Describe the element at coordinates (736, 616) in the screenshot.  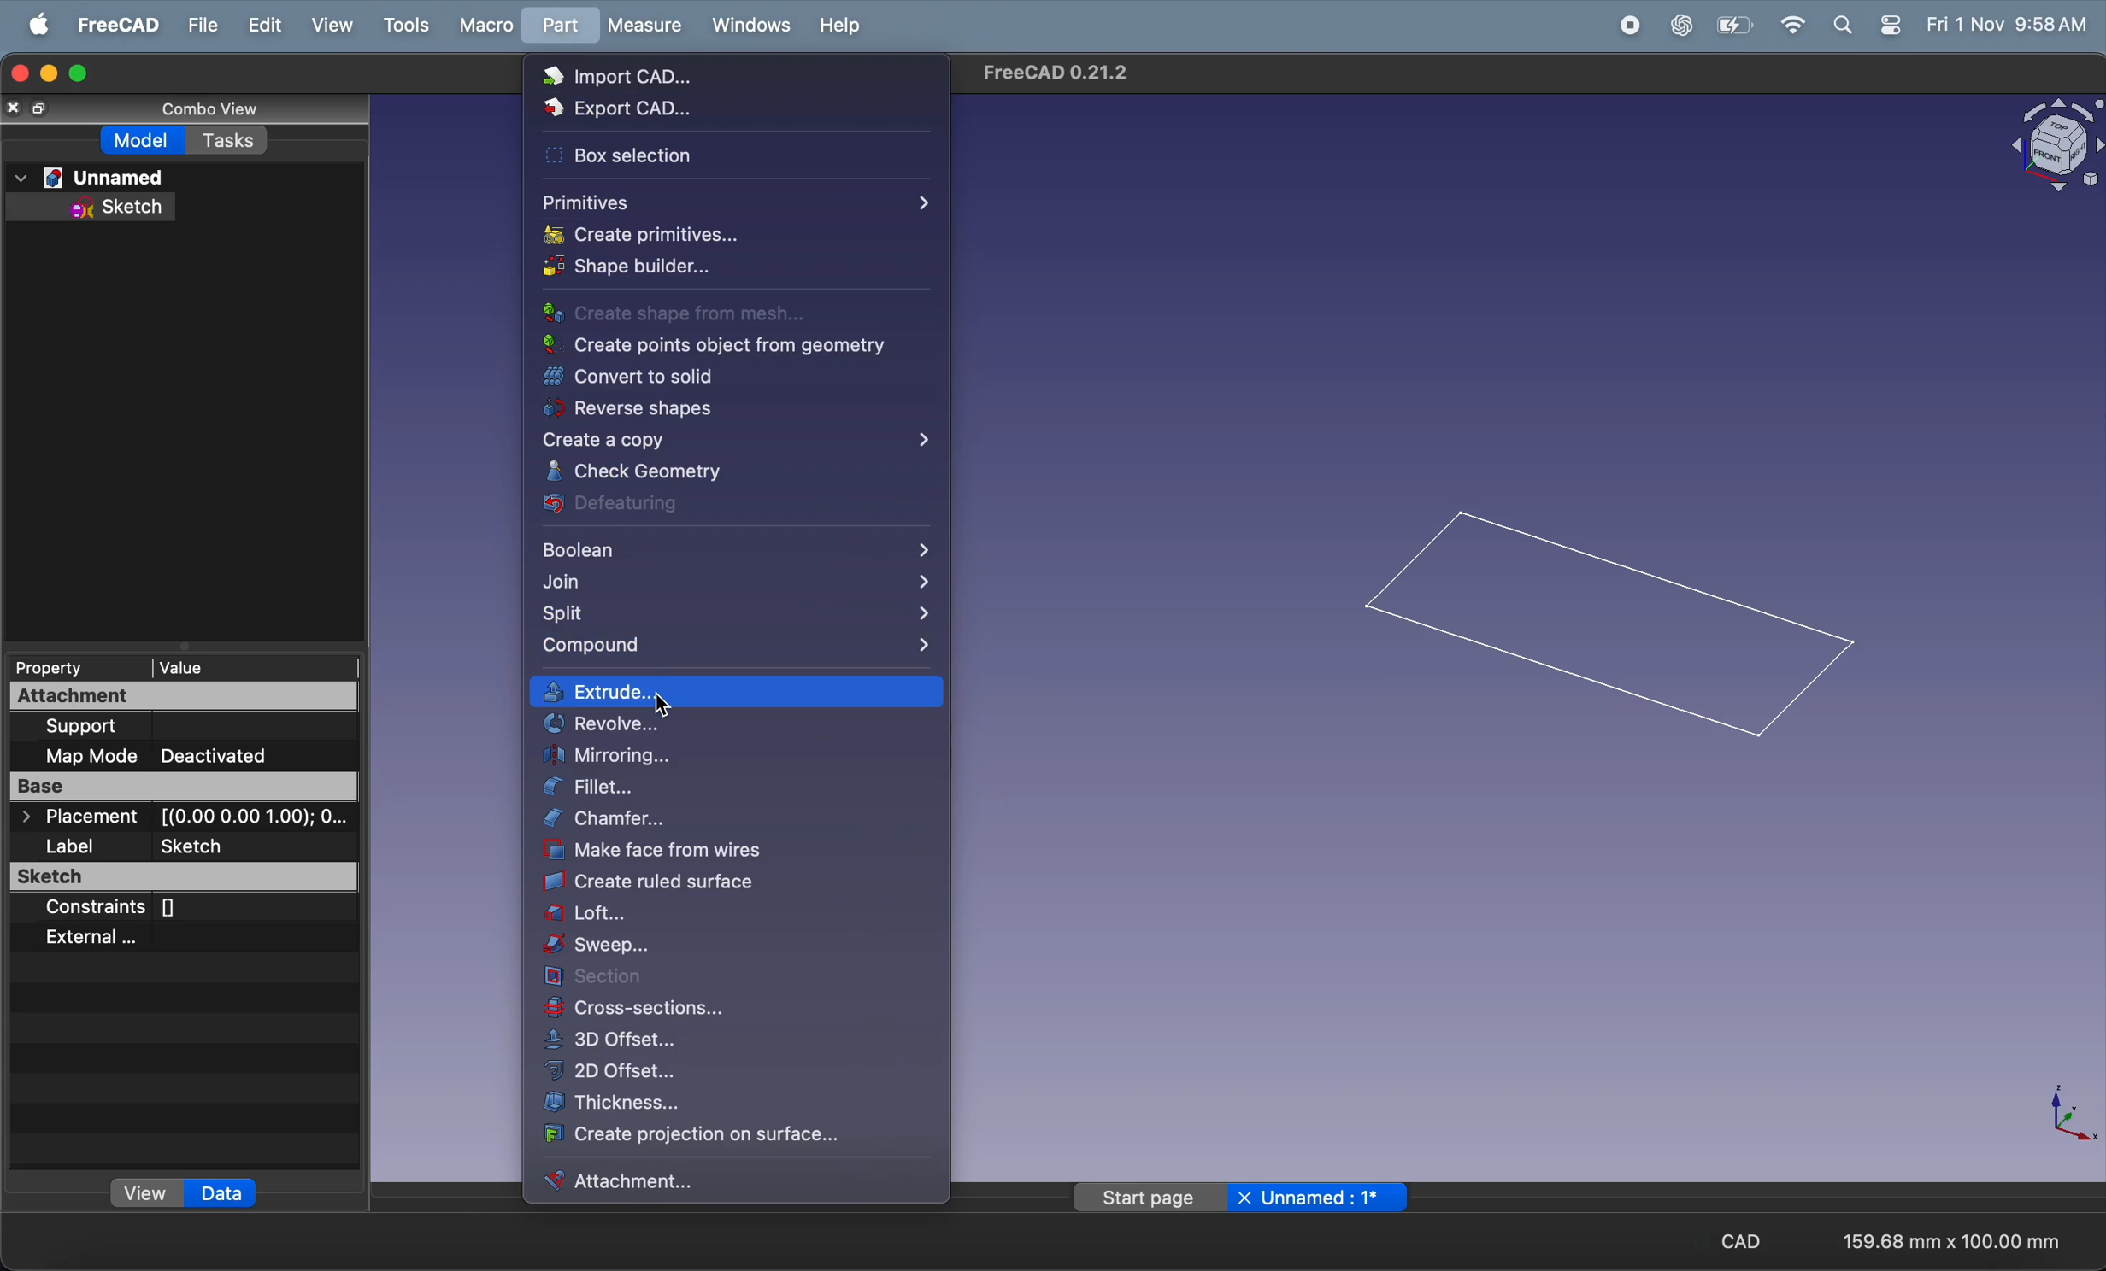
I see `split` at that location.